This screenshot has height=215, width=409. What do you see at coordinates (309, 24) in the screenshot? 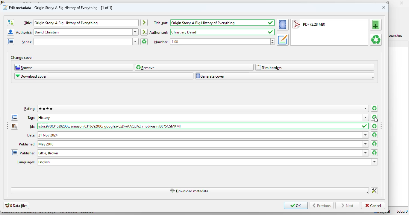
I see `PDF (2.28 MB)` at bounding box center [309, 24].